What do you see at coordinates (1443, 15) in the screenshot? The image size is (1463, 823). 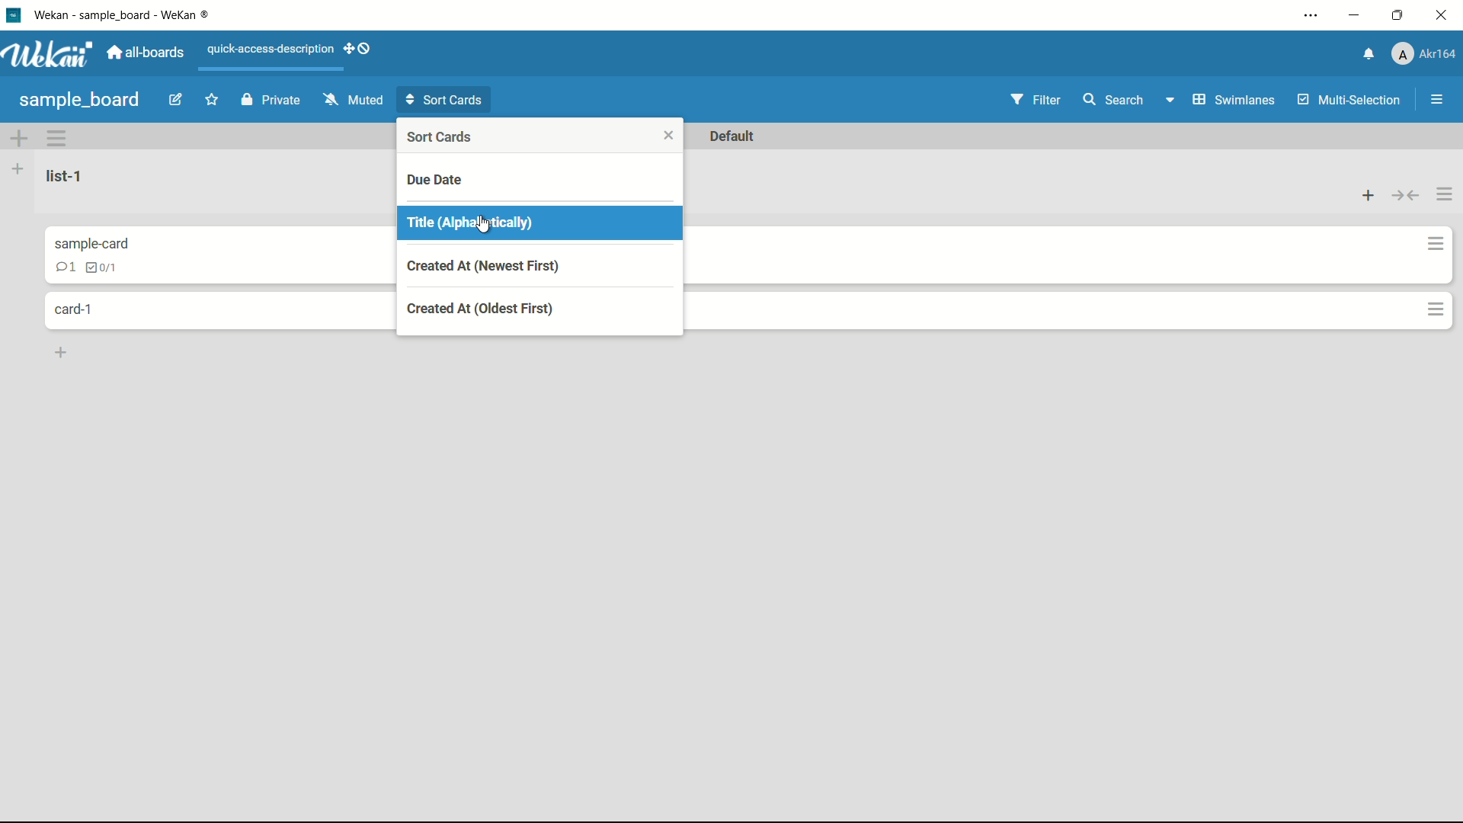 I see `close app` at bounding box center [1443, 15].